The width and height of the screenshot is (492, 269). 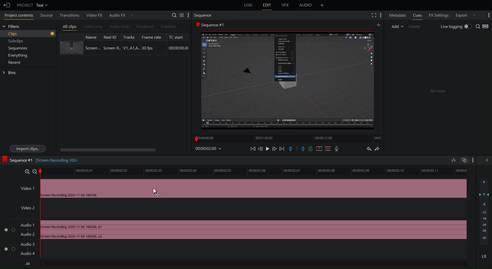 What do you see at coordinates (247, 6) in the screenshot?
I see `Log` at bounding box center [247, 6].